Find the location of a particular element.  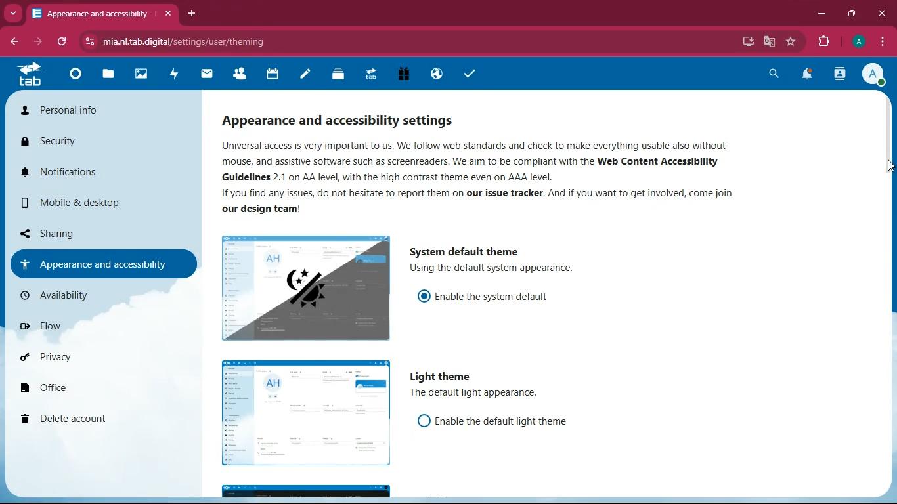

tab is located at coordinates (375, 75).